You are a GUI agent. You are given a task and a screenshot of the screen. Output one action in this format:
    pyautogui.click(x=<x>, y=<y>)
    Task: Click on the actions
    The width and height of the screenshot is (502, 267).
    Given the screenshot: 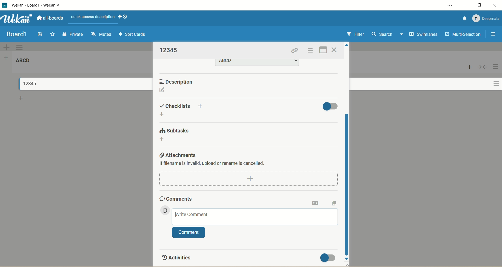 What is the action you would take?
    pyautogui.click(x=309, y=51)
    